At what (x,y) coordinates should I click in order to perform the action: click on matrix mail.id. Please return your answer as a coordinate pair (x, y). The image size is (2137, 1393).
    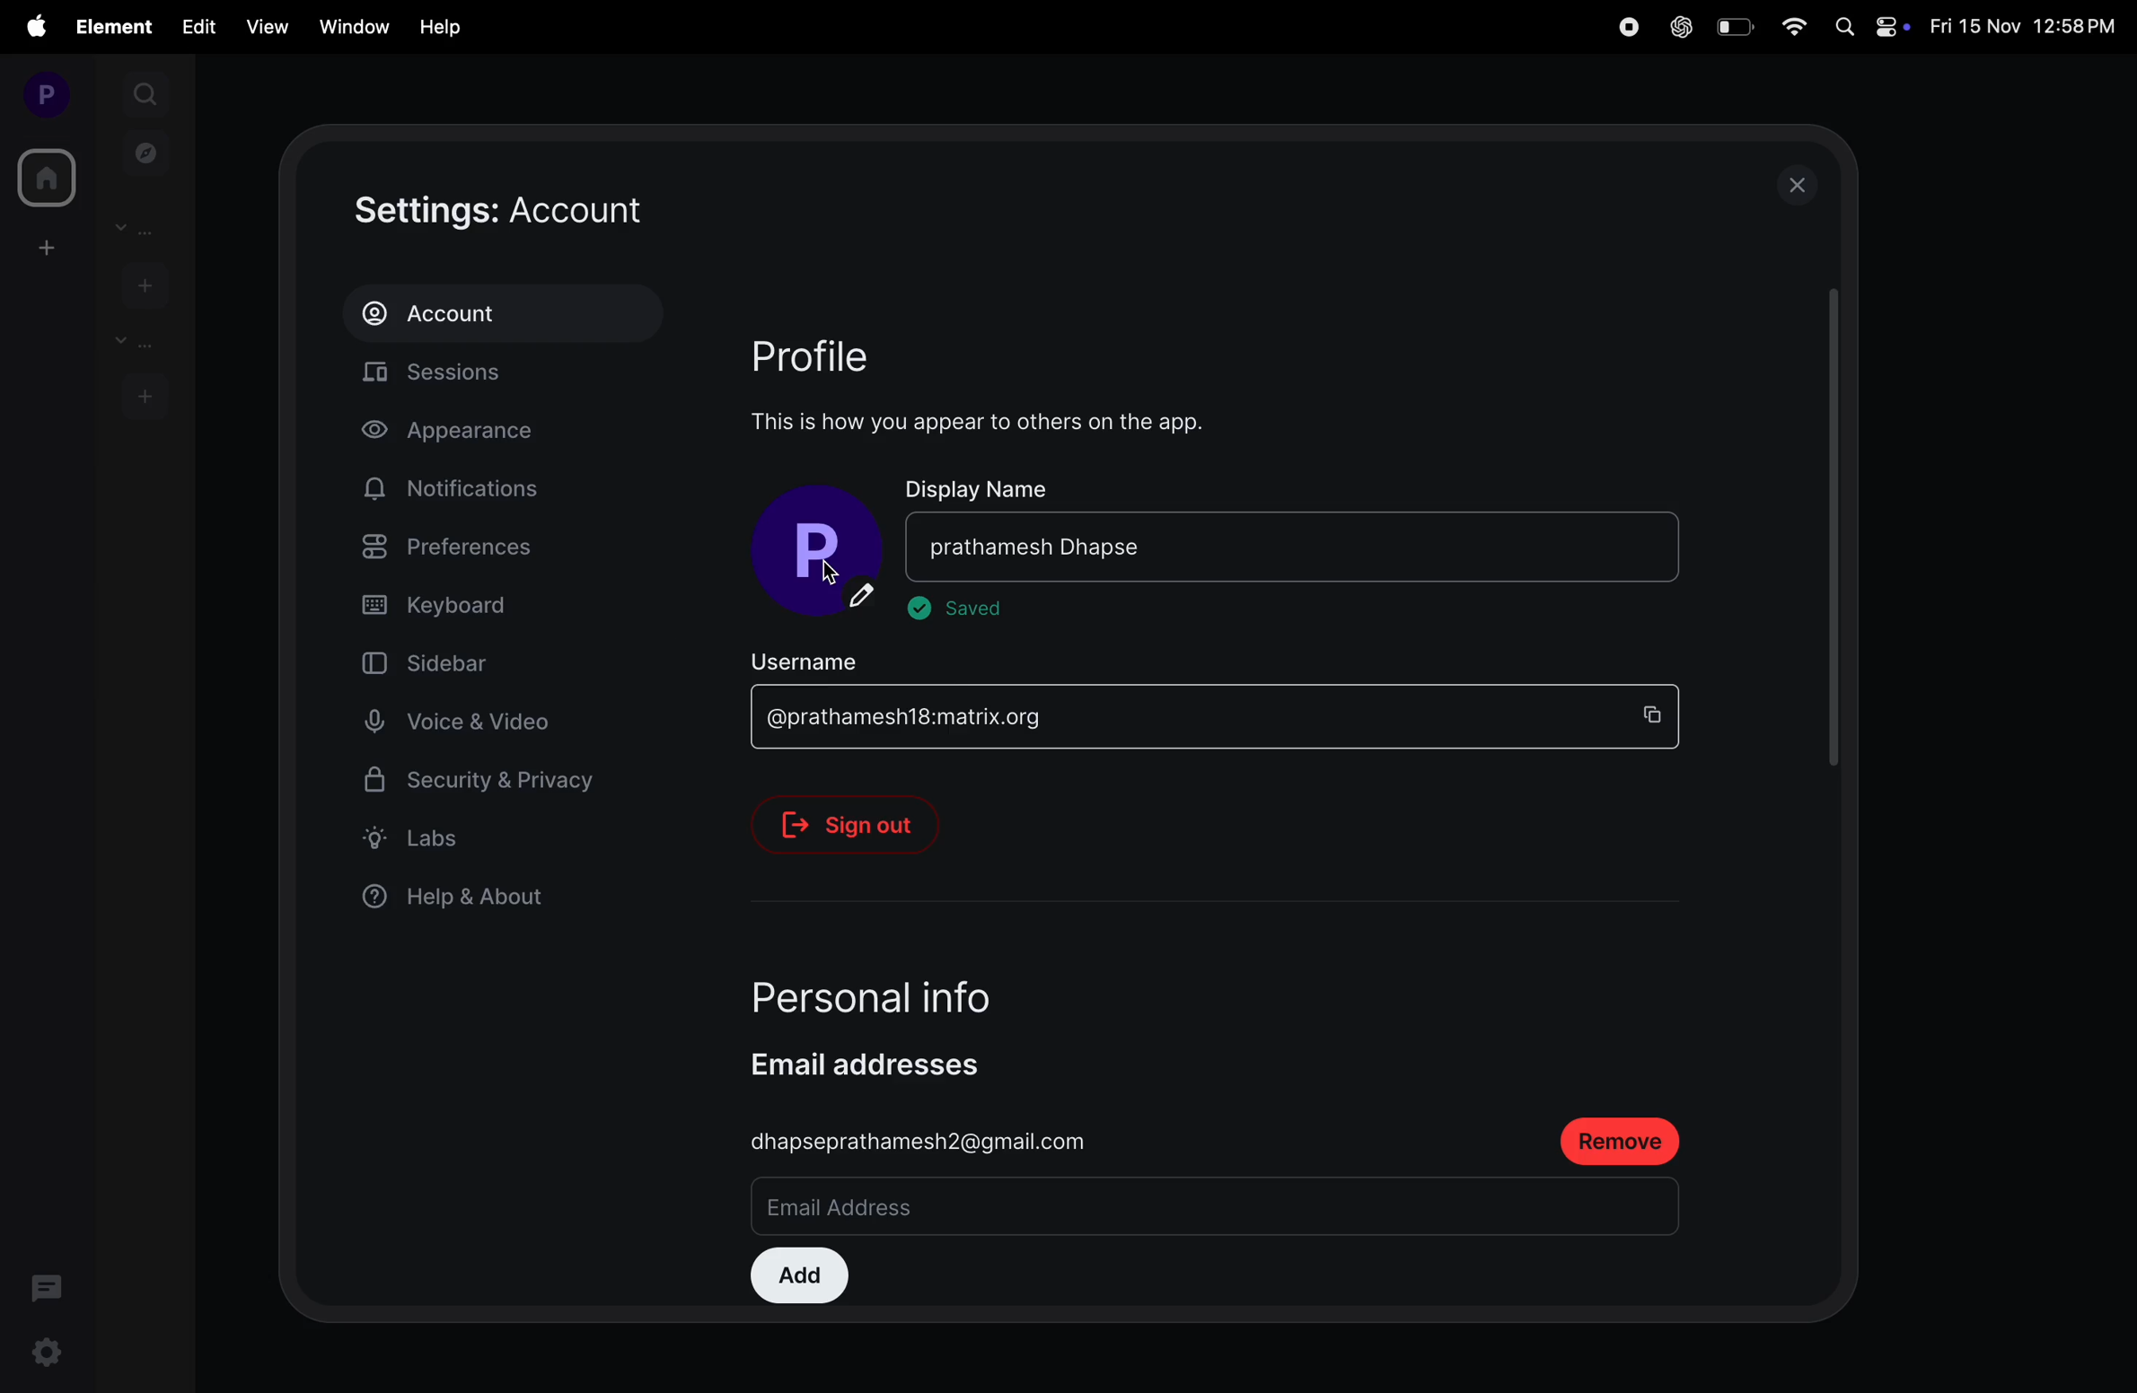
    Looking at the image, I should click on (1176, 712).